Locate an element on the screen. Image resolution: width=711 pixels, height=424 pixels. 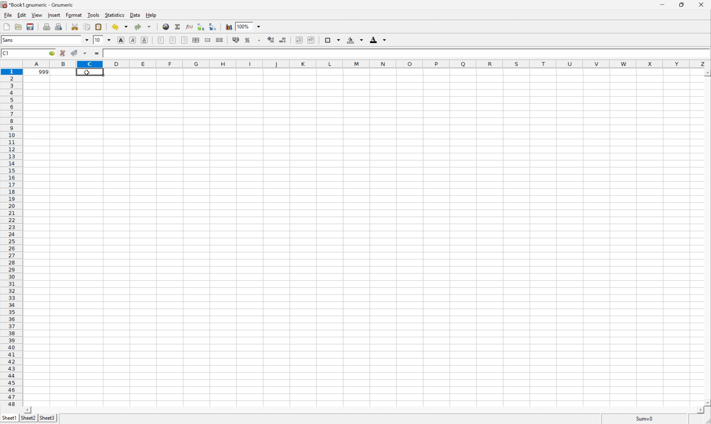
copy is located at coordinates (87, 26).